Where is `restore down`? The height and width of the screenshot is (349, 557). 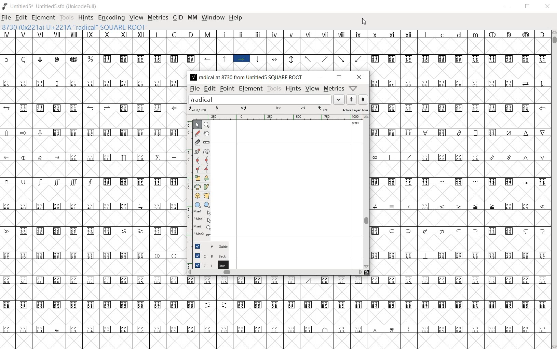
restore down is located at coordinates (338, 77).